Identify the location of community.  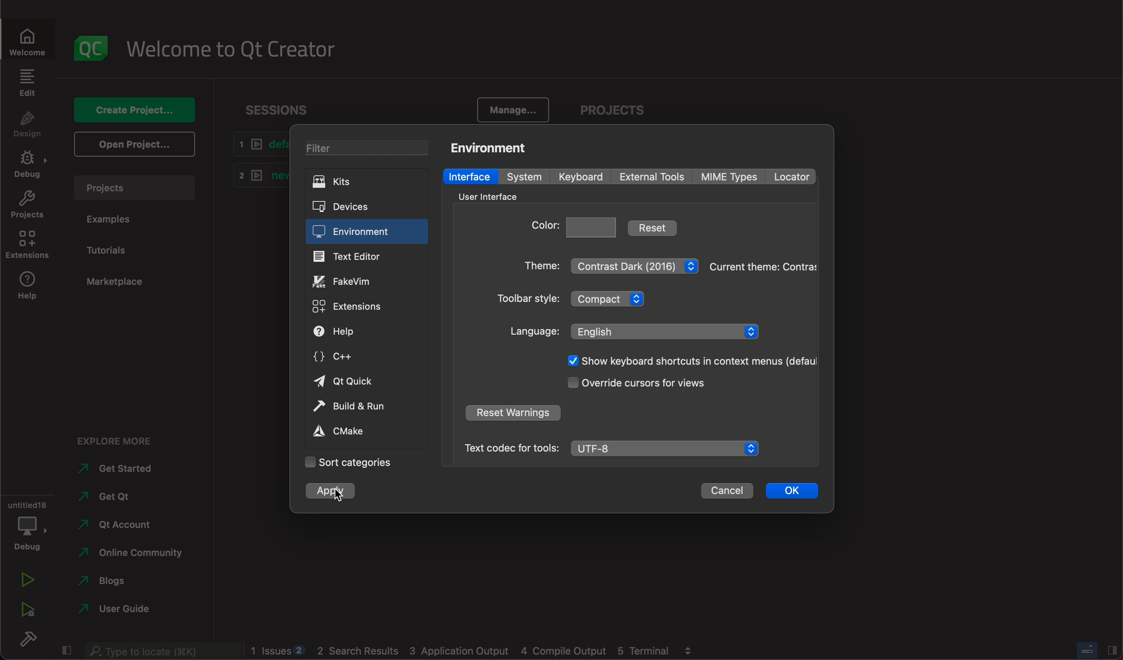
(130, 554).